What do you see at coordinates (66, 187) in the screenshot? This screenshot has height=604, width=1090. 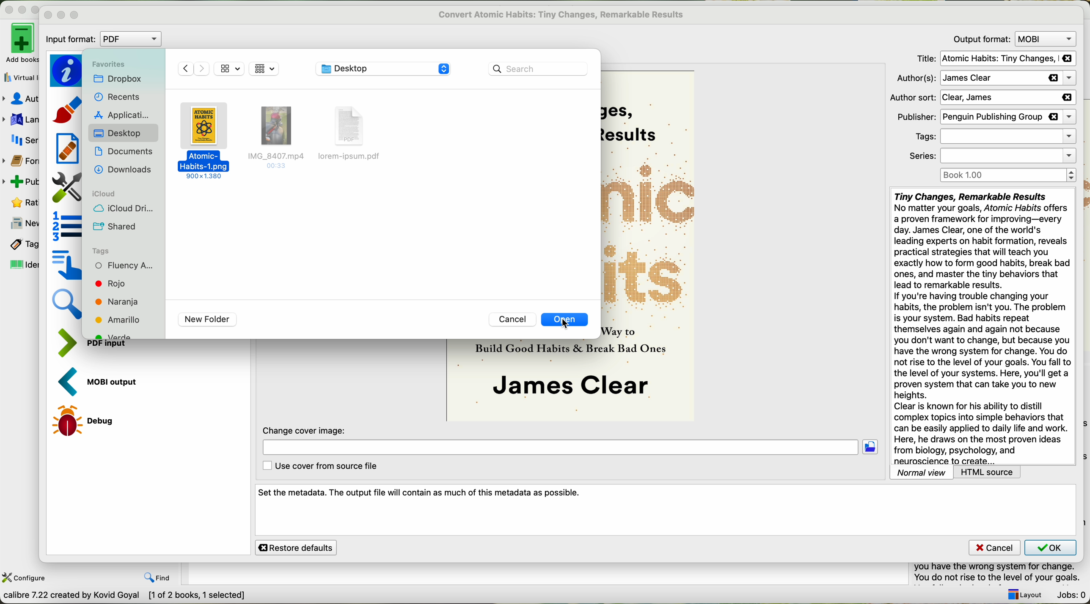 I see `page setup` at bounding box center [66, 187].